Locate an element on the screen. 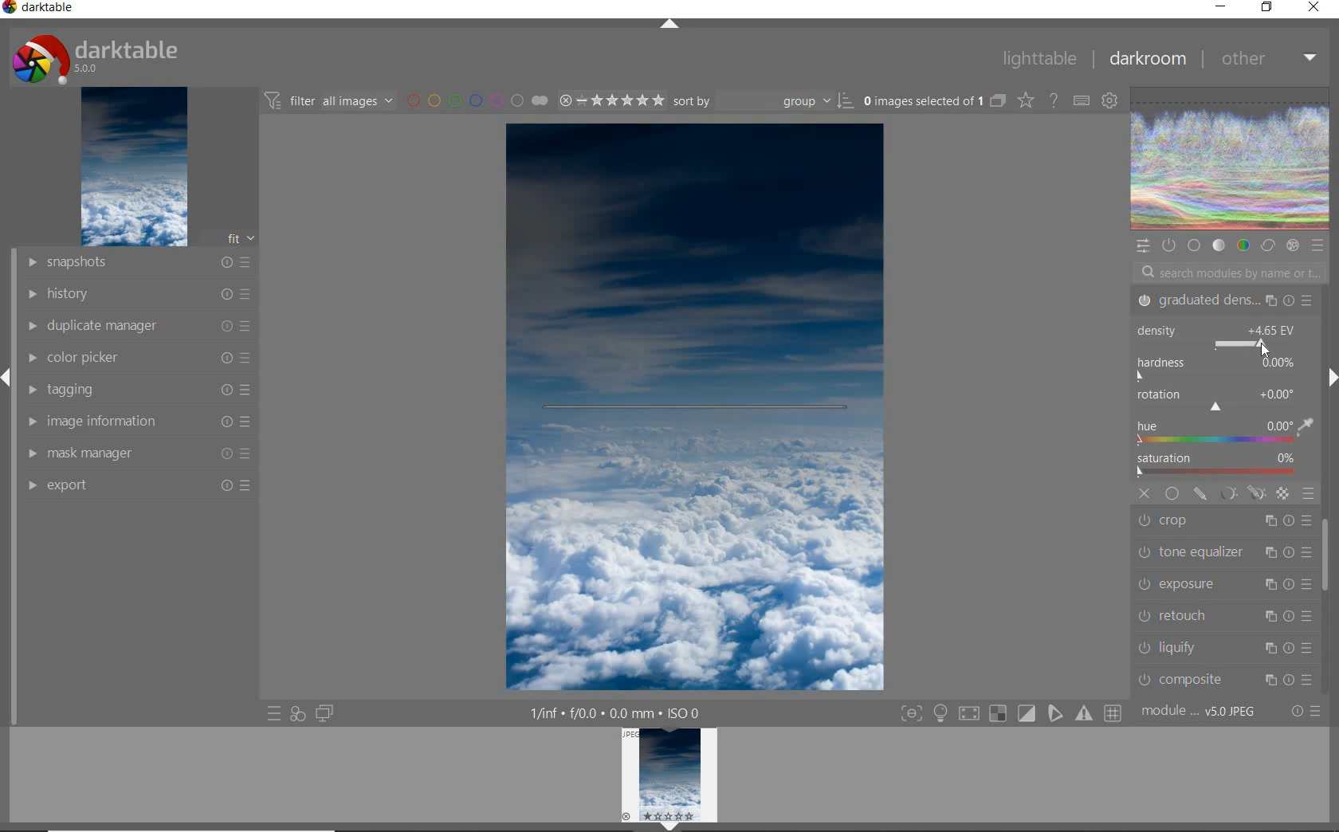 The height and width of the screenshot is (832, 1339). QUICK ACCESS FOR APLYING ANY OF YOUR STYLES is located at coordinates (297, 714).